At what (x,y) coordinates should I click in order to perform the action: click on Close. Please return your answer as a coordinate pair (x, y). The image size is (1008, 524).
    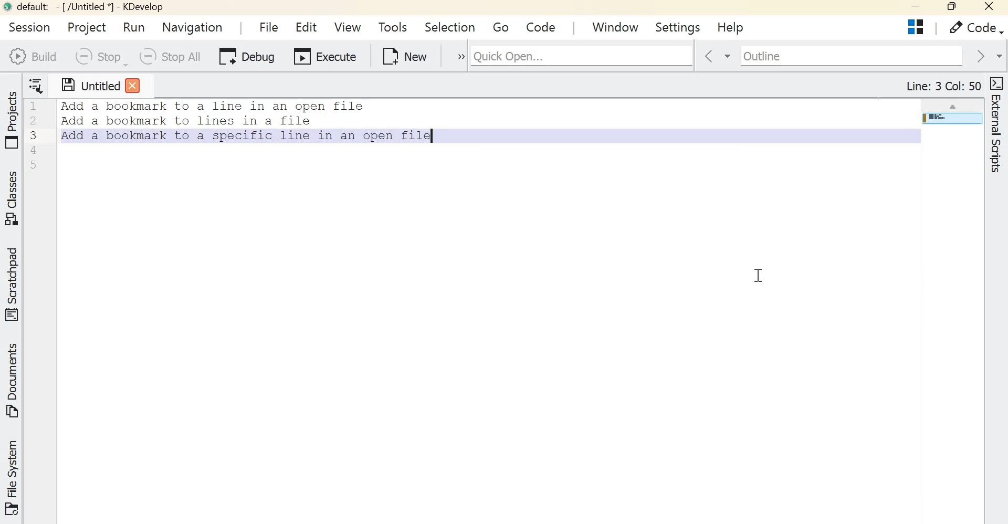
    Looking at the image, I should click on (990, 8).